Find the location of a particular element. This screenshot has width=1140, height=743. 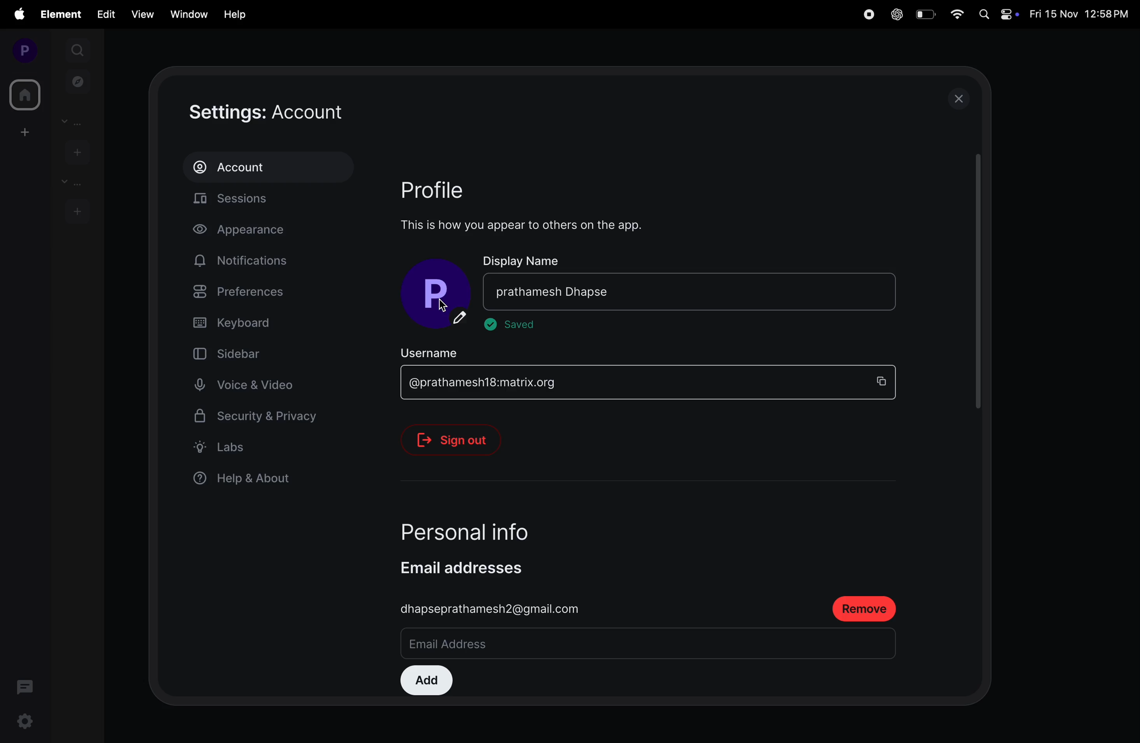

email address bar is located at coordinates (533, 642).